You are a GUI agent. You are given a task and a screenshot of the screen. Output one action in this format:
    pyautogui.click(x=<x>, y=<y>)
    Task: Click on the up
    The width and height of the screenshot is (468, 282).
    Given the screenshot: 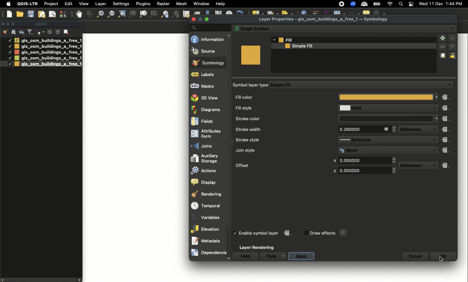 What is the action you would take?
    pyautogui.click(x=452, y=38)
    